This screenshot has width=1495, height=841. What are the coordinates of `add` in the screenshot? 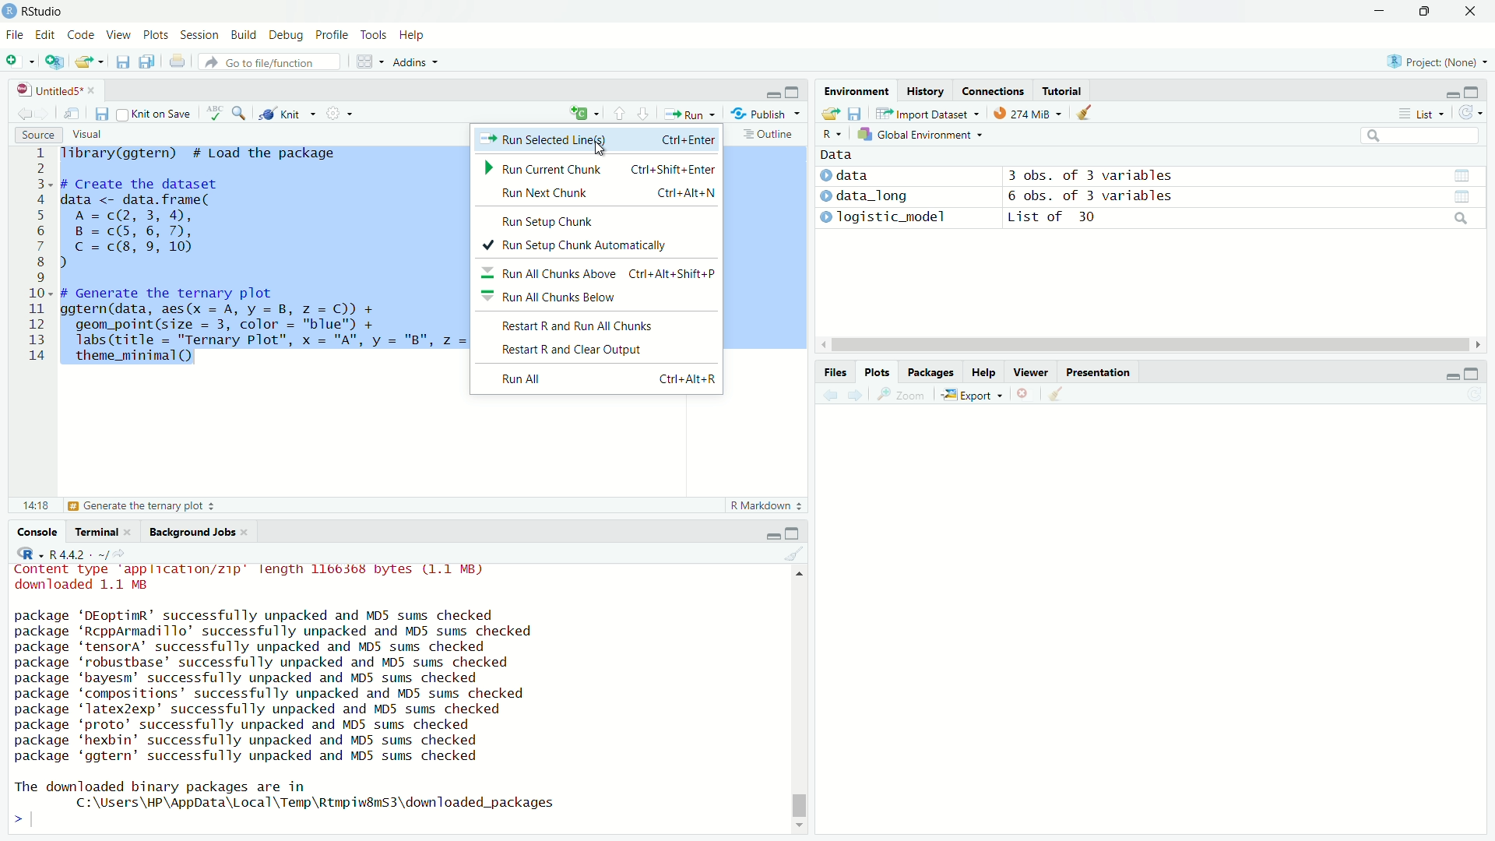 It's located at (576, 114).